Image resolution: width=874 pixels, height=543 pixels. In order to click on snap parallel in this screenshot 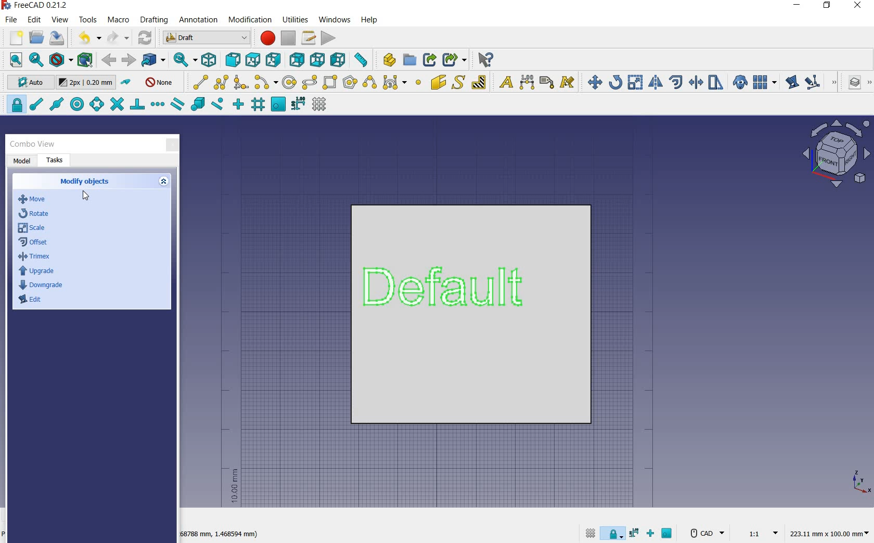, I will do `click(177, 105)`.